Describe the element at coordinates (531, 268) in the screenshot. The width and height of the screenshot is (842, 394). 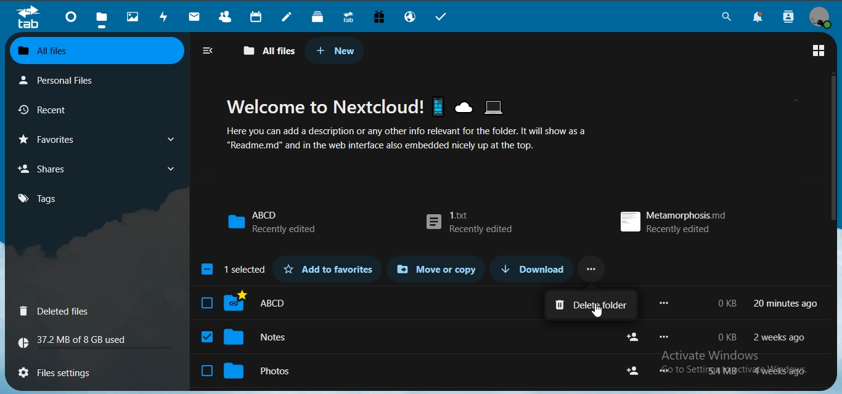
I see `download` at that location.